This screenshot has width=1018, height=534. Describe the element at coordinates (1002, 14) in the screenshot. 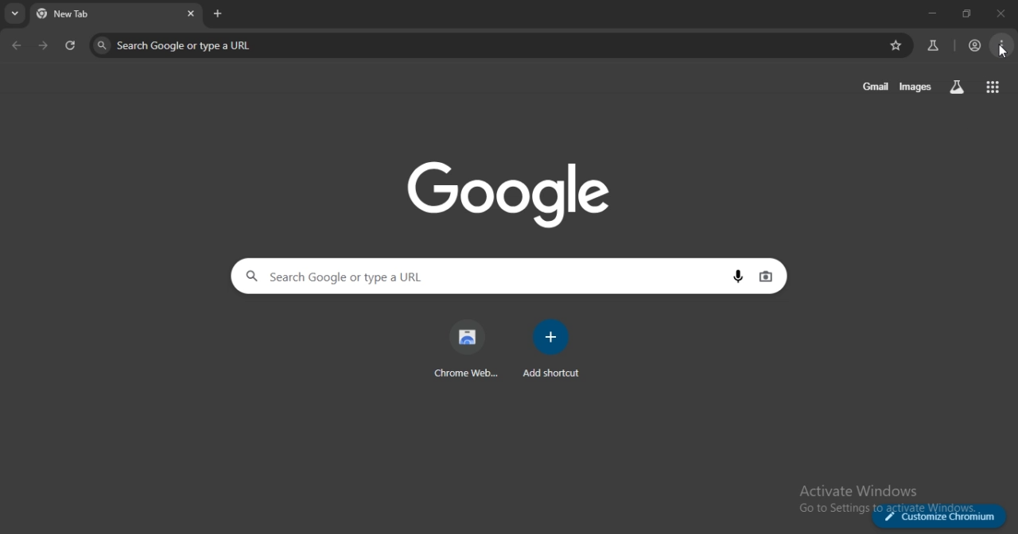

I see `close tab` at that location.